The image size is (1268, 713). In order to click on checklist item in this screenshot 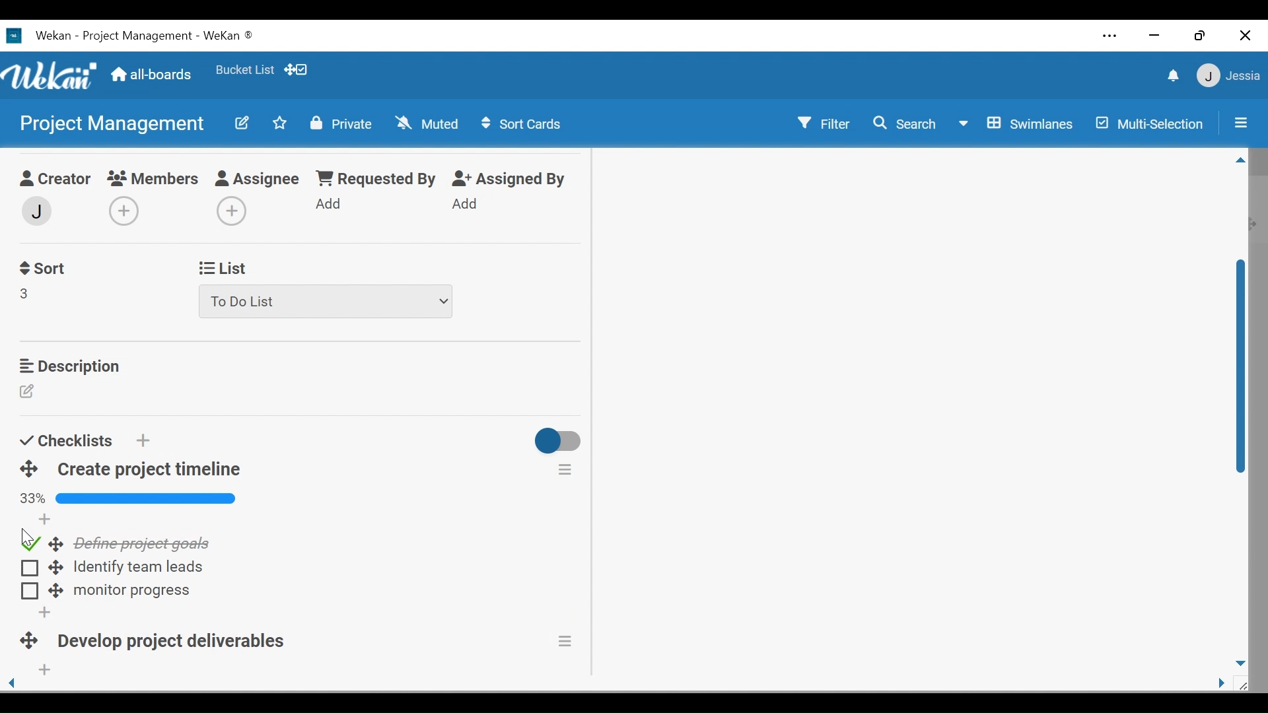, I will do `click(141, 569)`.